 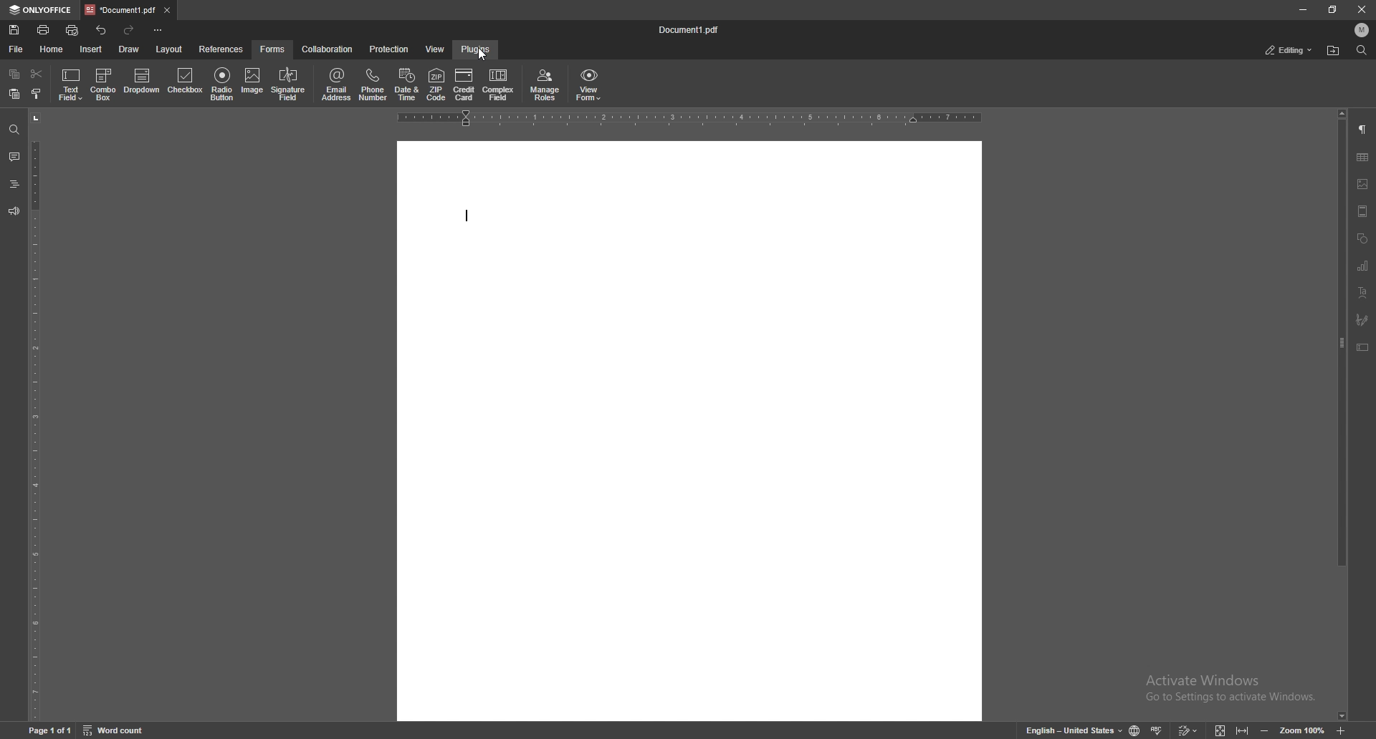 What do you see at coordinates (1303, 730) in the screenshot?
I see `zoom` at bounding box center [1303, 730].